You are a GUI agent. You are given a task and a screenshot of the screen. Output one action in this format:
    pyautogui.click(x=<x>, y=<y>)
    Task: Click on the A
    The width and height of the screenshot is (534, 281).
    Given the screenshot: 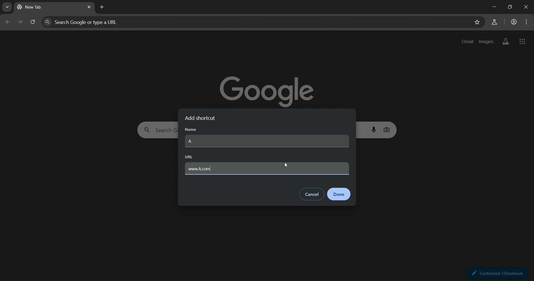 What is the action you would take?
    pyautogui.click(x=268, y=142)
    